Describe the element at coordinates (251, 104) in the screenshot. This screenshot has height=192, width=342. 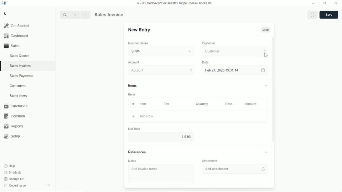
I see `Amount` at that location.